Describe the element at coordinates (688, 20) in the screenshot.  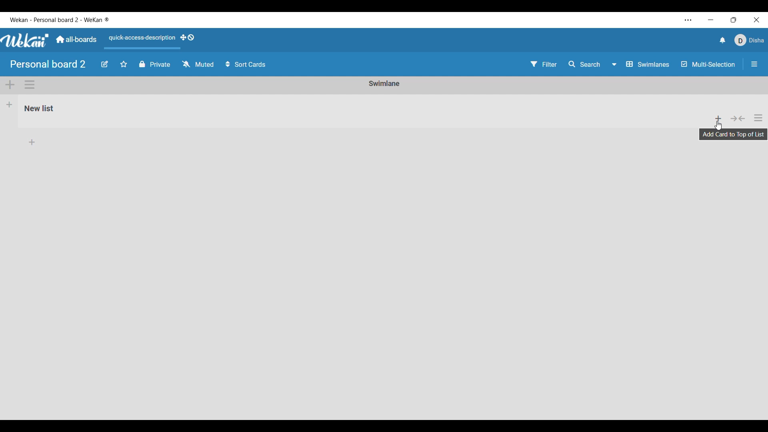
I see `More settings` at that location.